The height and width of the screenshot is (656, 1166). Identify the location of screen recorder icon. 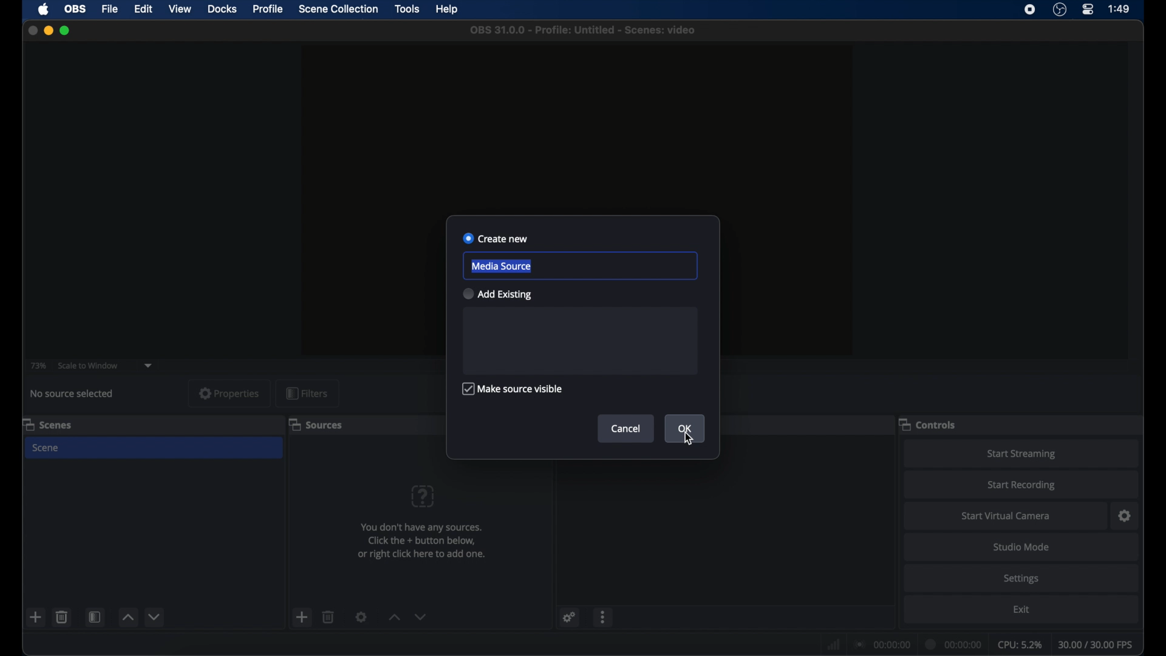
(1029, 10).